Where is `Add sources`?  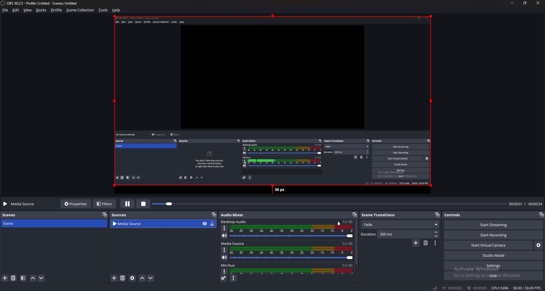 Add sources is located at coordinates (114, 278).